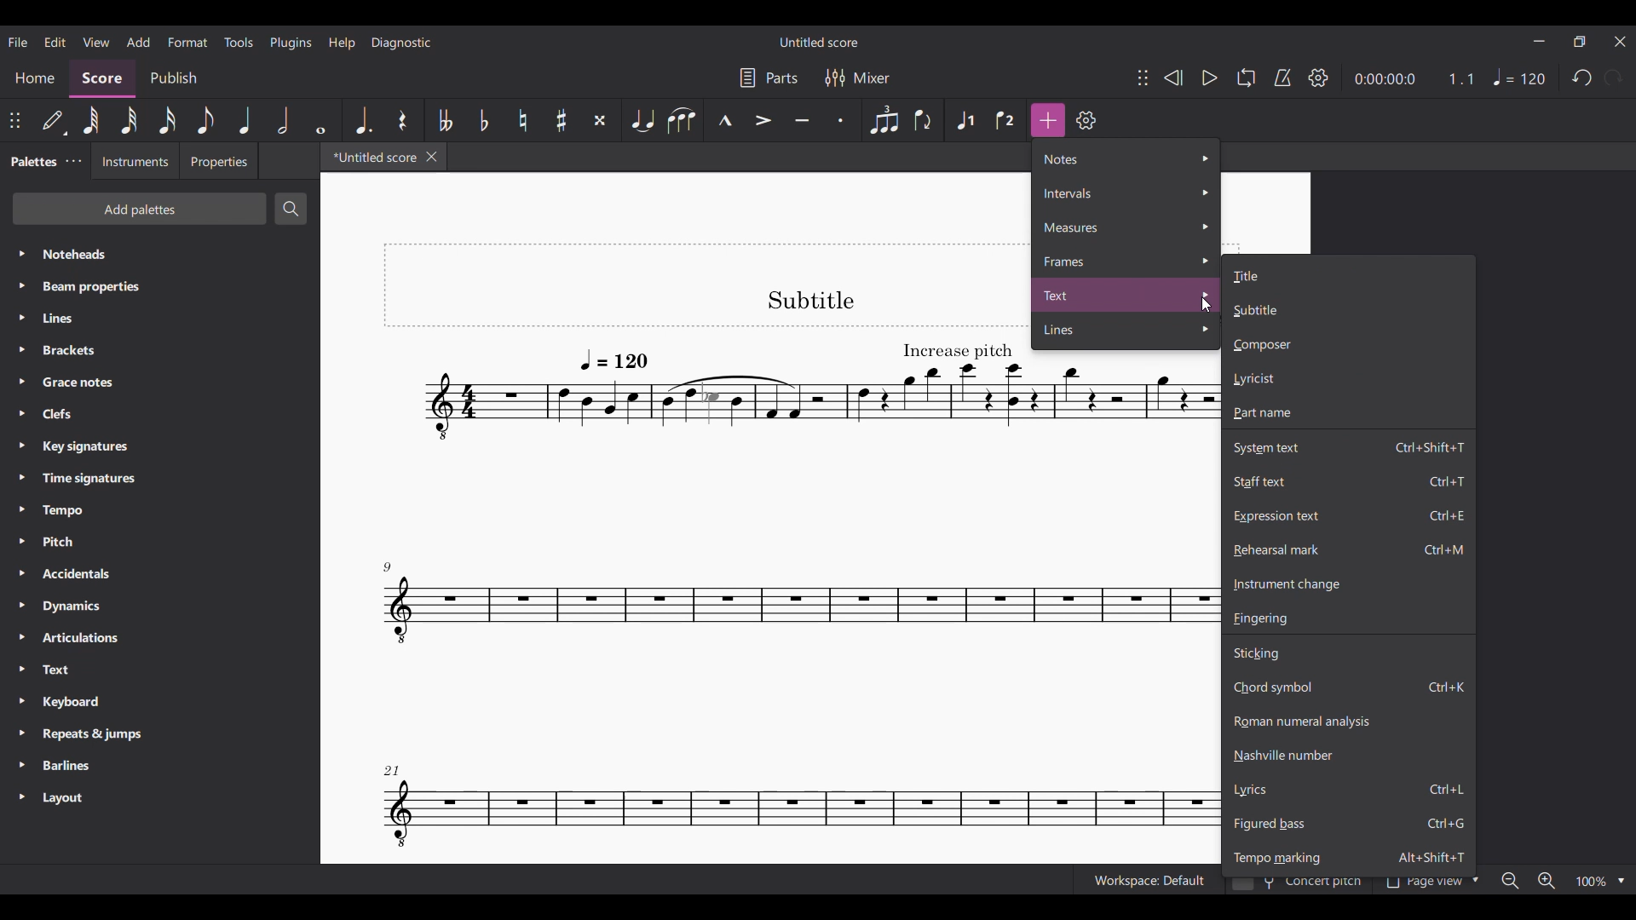 The width and height of the screenshot is (1636, 920). What do you see at coordinates (641, 120) in the screenshot?
I see `Tie` at bounding box center [641, 120].